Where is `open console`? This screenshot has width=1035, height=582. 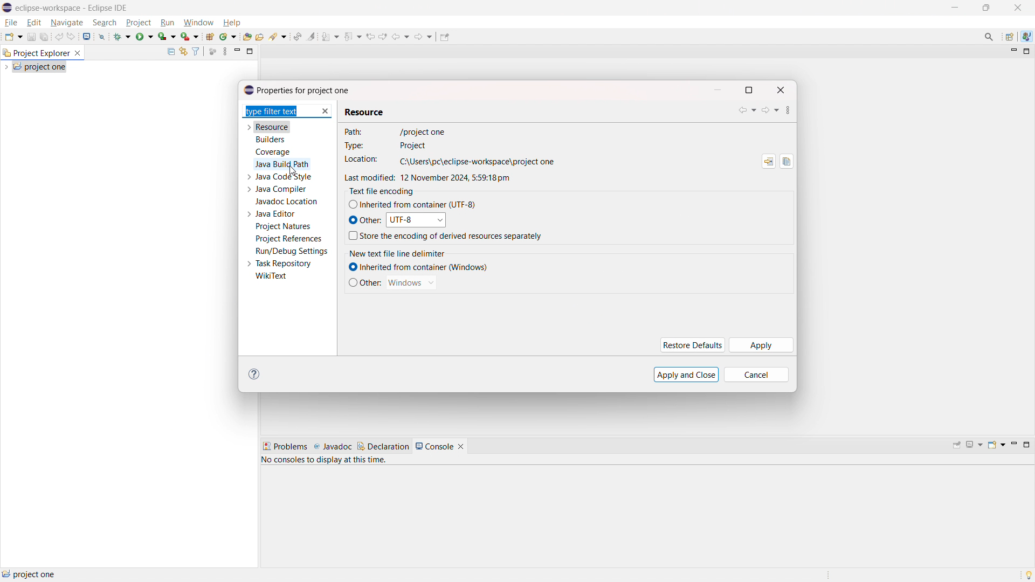 open console is located at coordinates (996, 445).